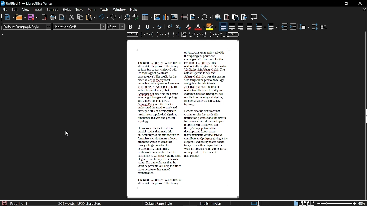  I want to click on Window, so click(119, 9).